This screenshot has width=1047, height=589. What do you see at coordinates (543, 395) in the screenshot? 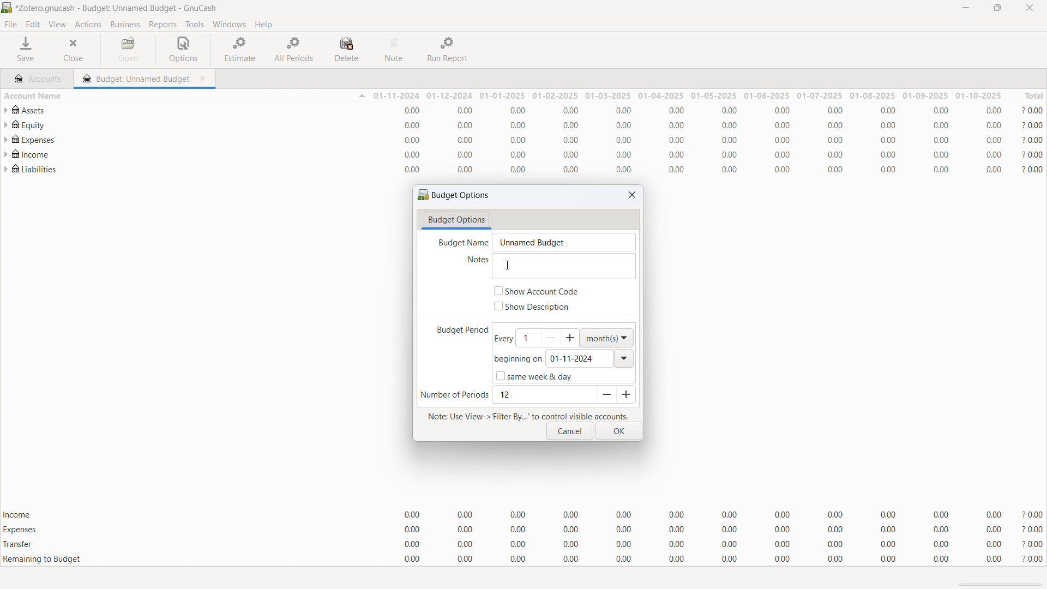
I see `set number of periods` at bounding box center [543, 395].